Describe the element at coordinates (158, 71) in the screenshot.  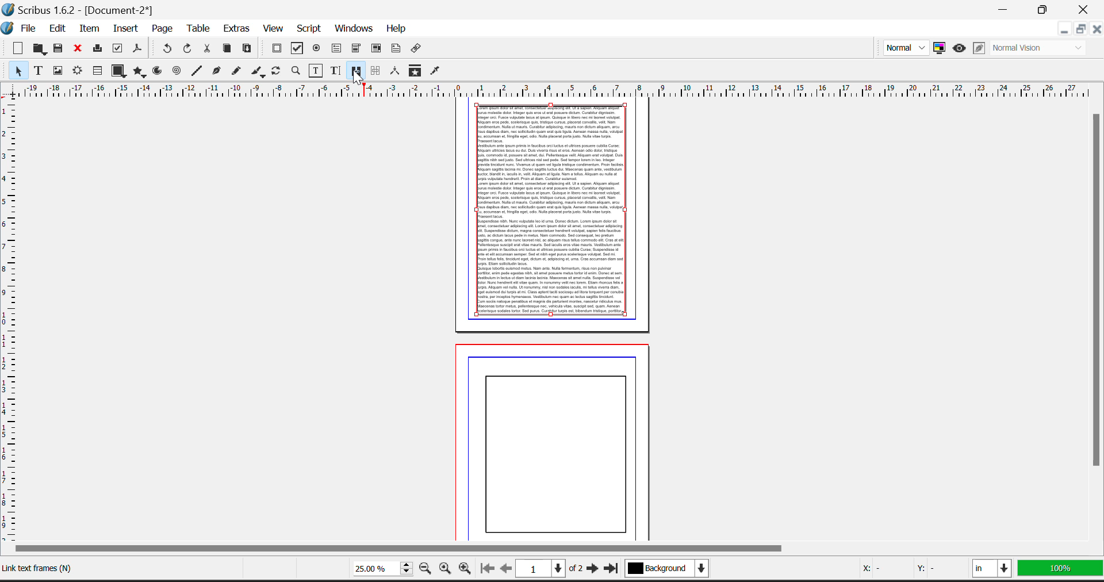
I see `Arcs` at that location.